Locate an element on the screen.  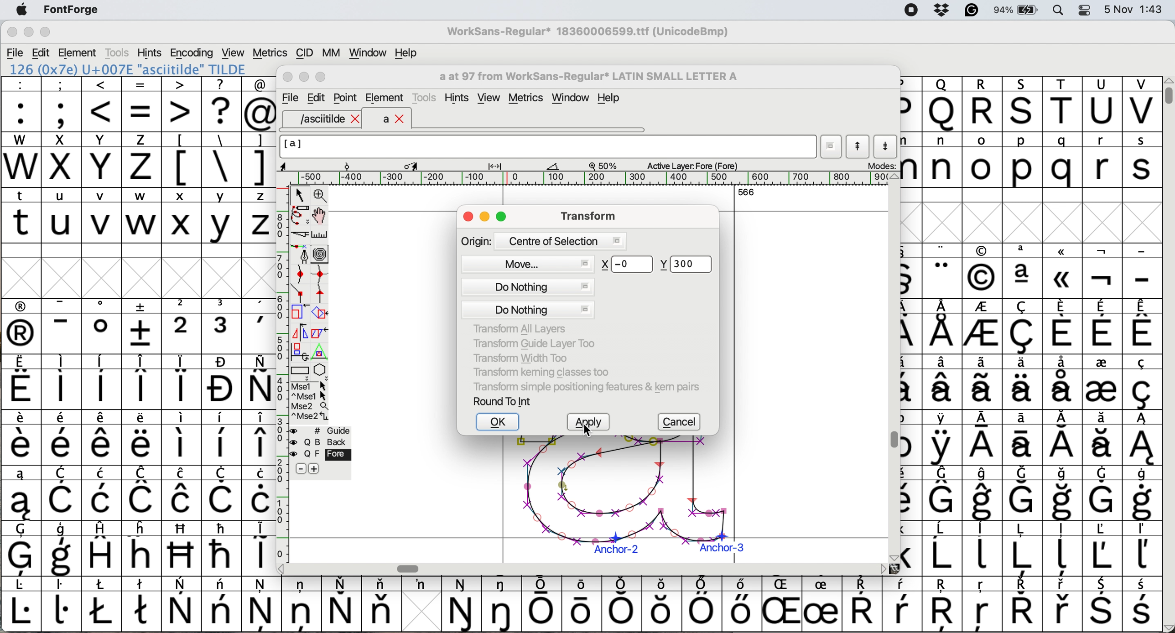
symbol is located at coordinates (223, 326).